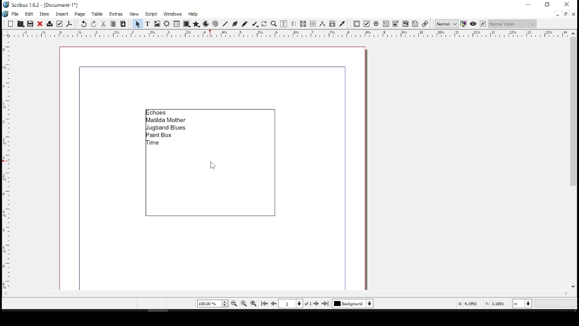 The height and width of the screenshot is (326, 579). Describe the element at coordinates (84, 24) in the screenshot. I see `undo` at that location.